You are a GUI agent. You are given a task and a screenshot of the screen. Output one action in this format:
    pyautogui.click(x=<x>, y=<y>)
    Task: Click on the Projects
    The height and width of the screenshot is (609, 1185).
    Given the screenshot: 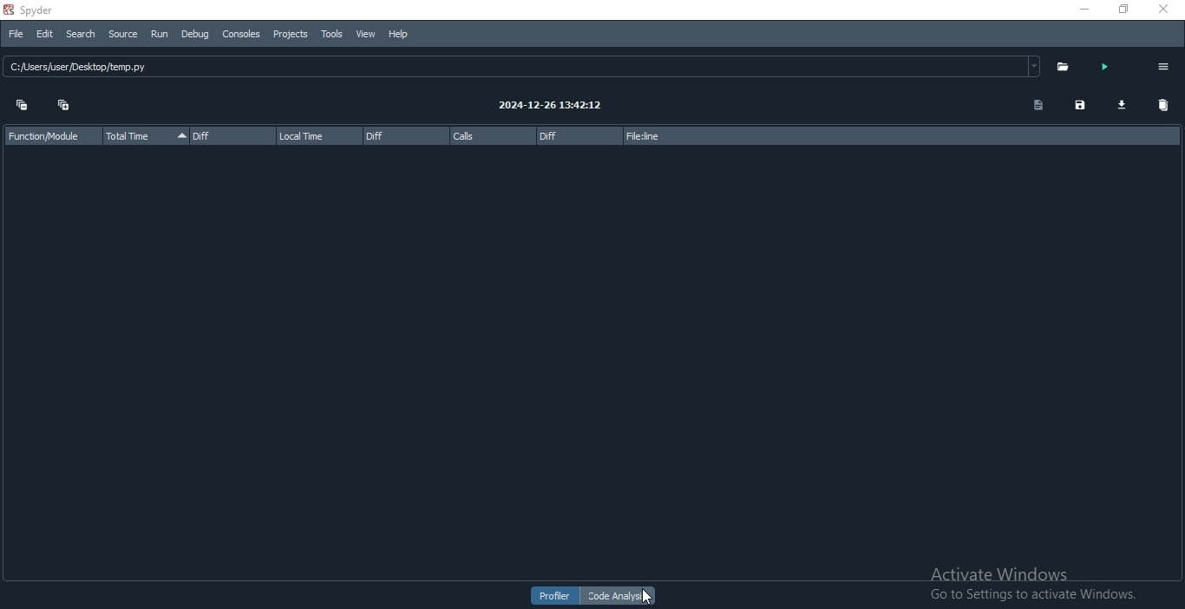 What is the action you would take?
    pyautogui.click(x=289, y=34)
    